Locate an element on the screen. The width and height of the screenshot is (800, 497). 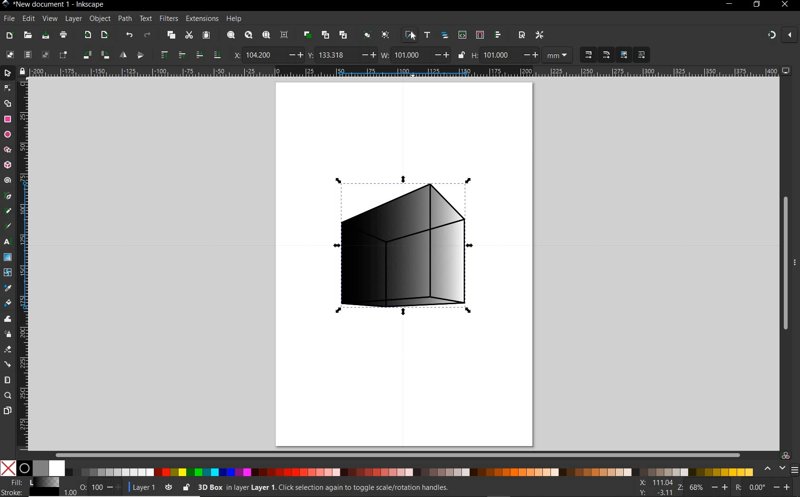
OBJECT ROTATE is located at coordinates (87, 54).